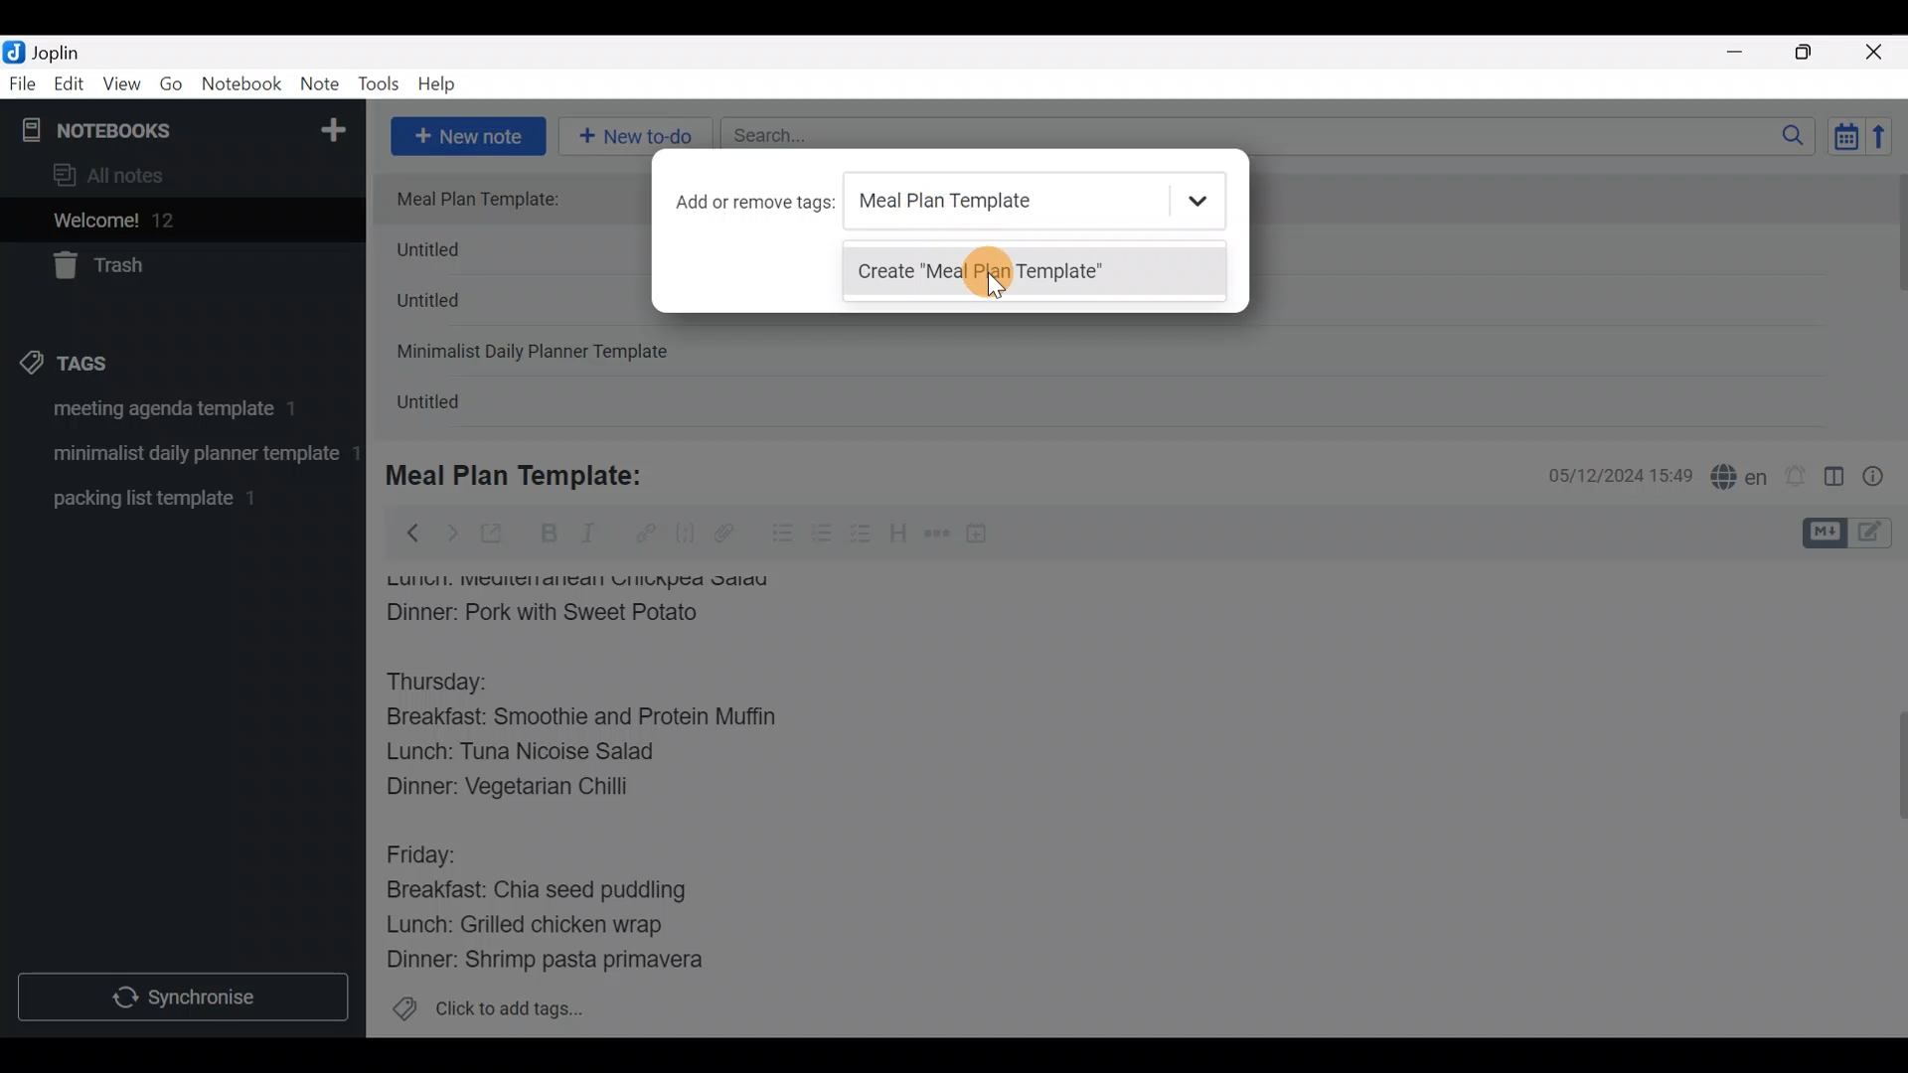 The width and height of the screenshot is (1908, 1073). Describe the element at coordinates (750, 203) in the screenshot. I see `Add or remove tags` at that location.